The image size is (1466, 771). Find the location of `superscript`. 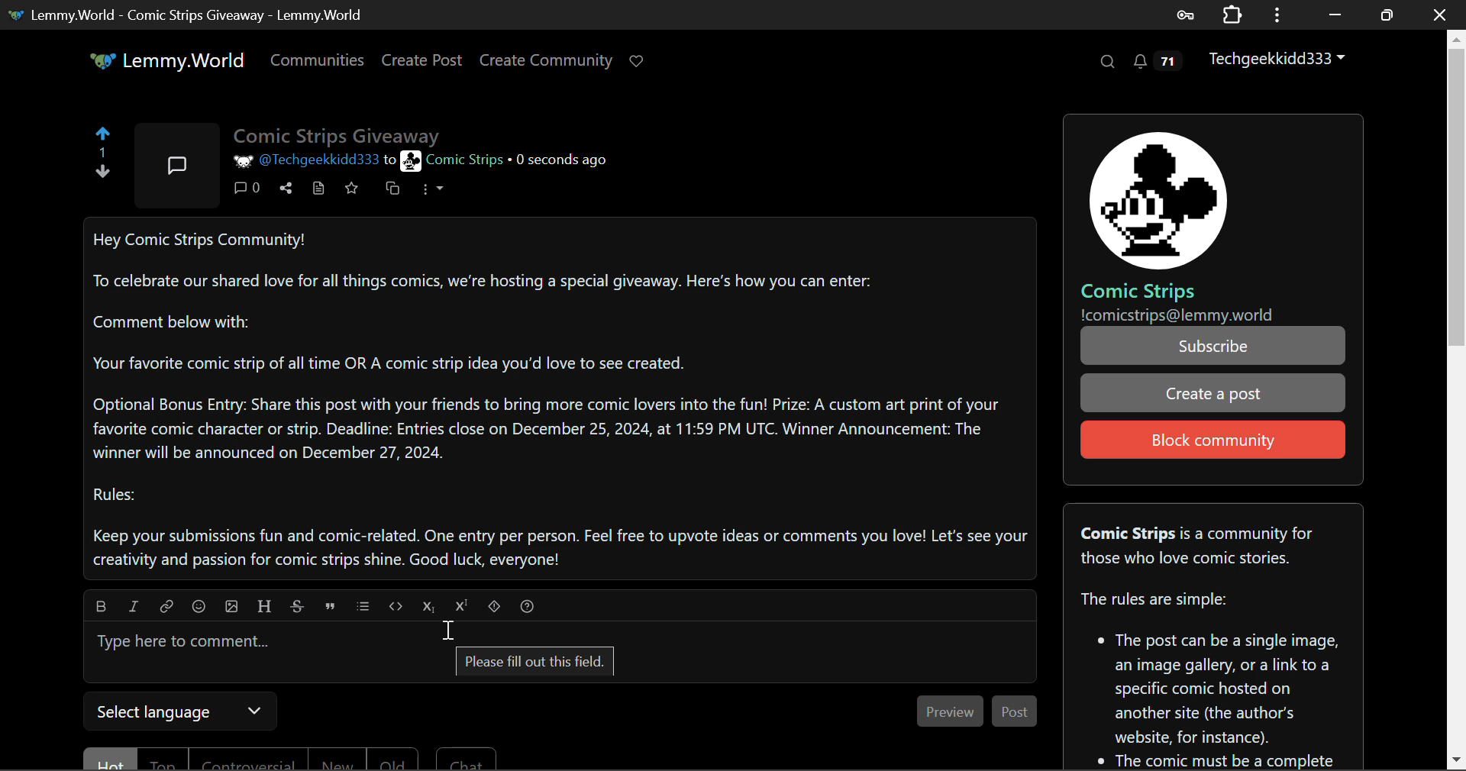

superscript is located at coordinates (459, 605).